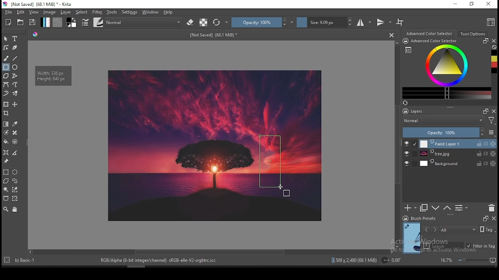  What do you see at coordinates (384, 23) in the screenshot?
I see `vertical mirror tool` at bounding box center [384, 23].